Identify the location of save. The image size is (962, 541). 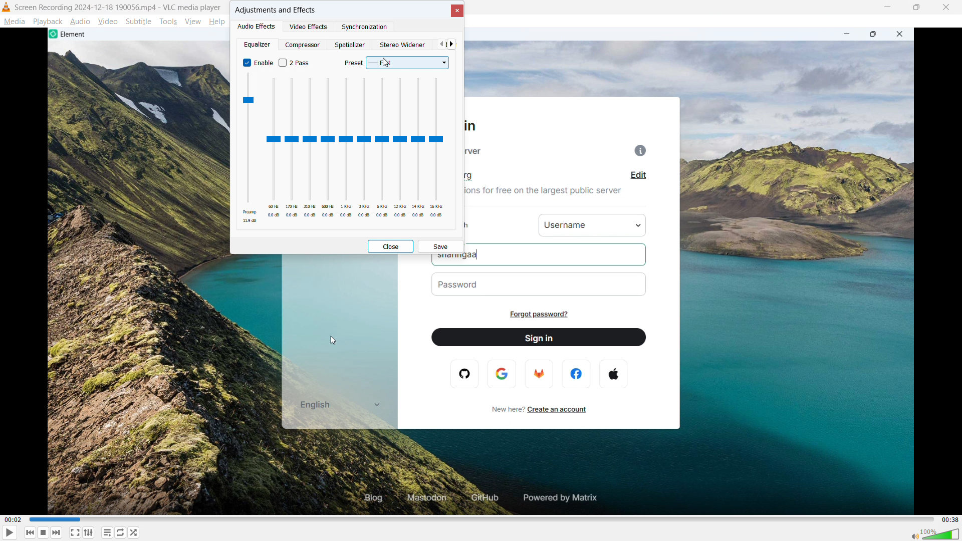
(440, 247).